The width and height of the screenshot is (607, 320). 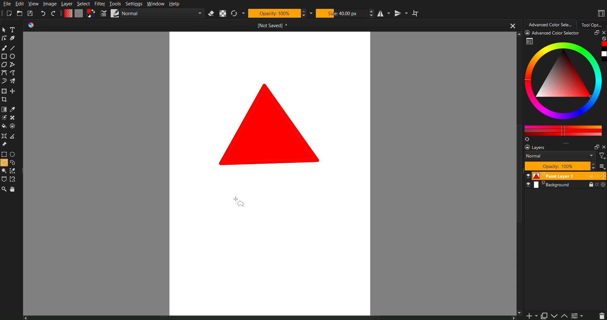 I want to click on Layer Controls, so click(x=602, y=316).